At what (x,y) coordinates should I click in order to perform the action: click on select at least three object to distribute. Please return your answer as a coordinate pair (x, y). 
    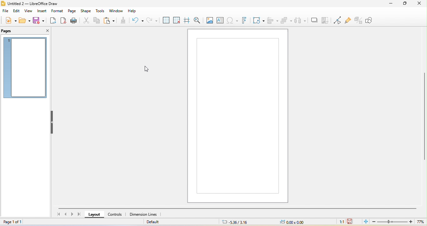
    Looking at the image, I should click on (301, 20).